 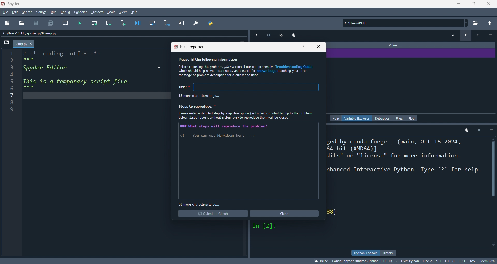 What do you see at coordinates (457, 4) in the screenshot?
I see `minimize` at bounding box center [457, 4].